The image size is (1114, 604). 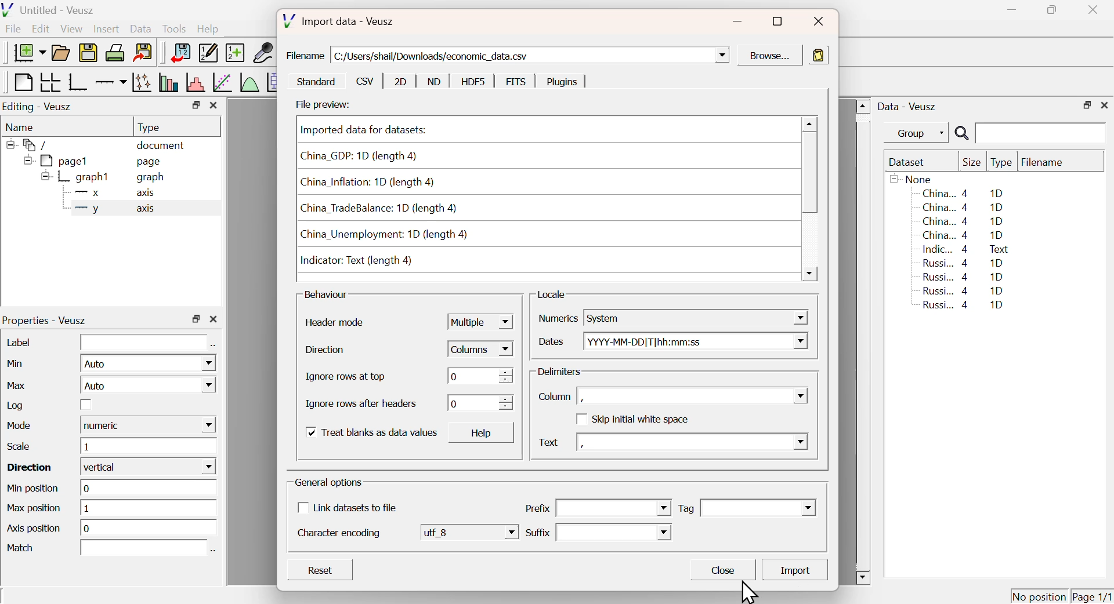 I want to click on Max position, so click(x=35, y=509).